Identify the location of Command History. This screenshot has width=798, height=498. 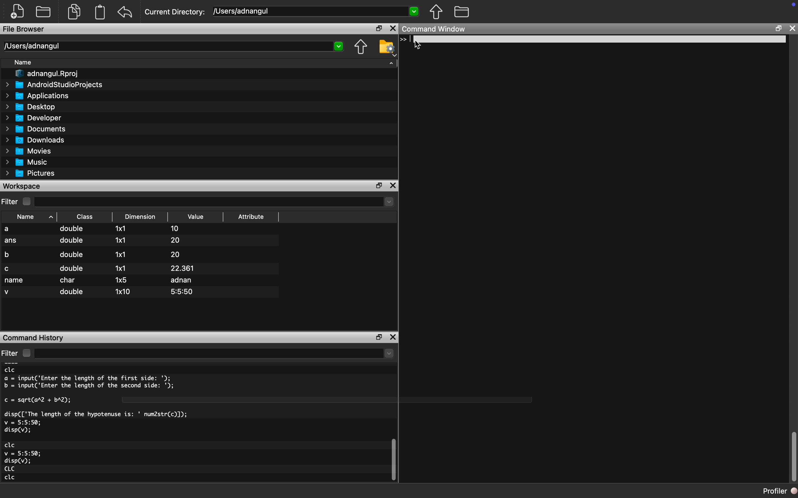
(34, 337).